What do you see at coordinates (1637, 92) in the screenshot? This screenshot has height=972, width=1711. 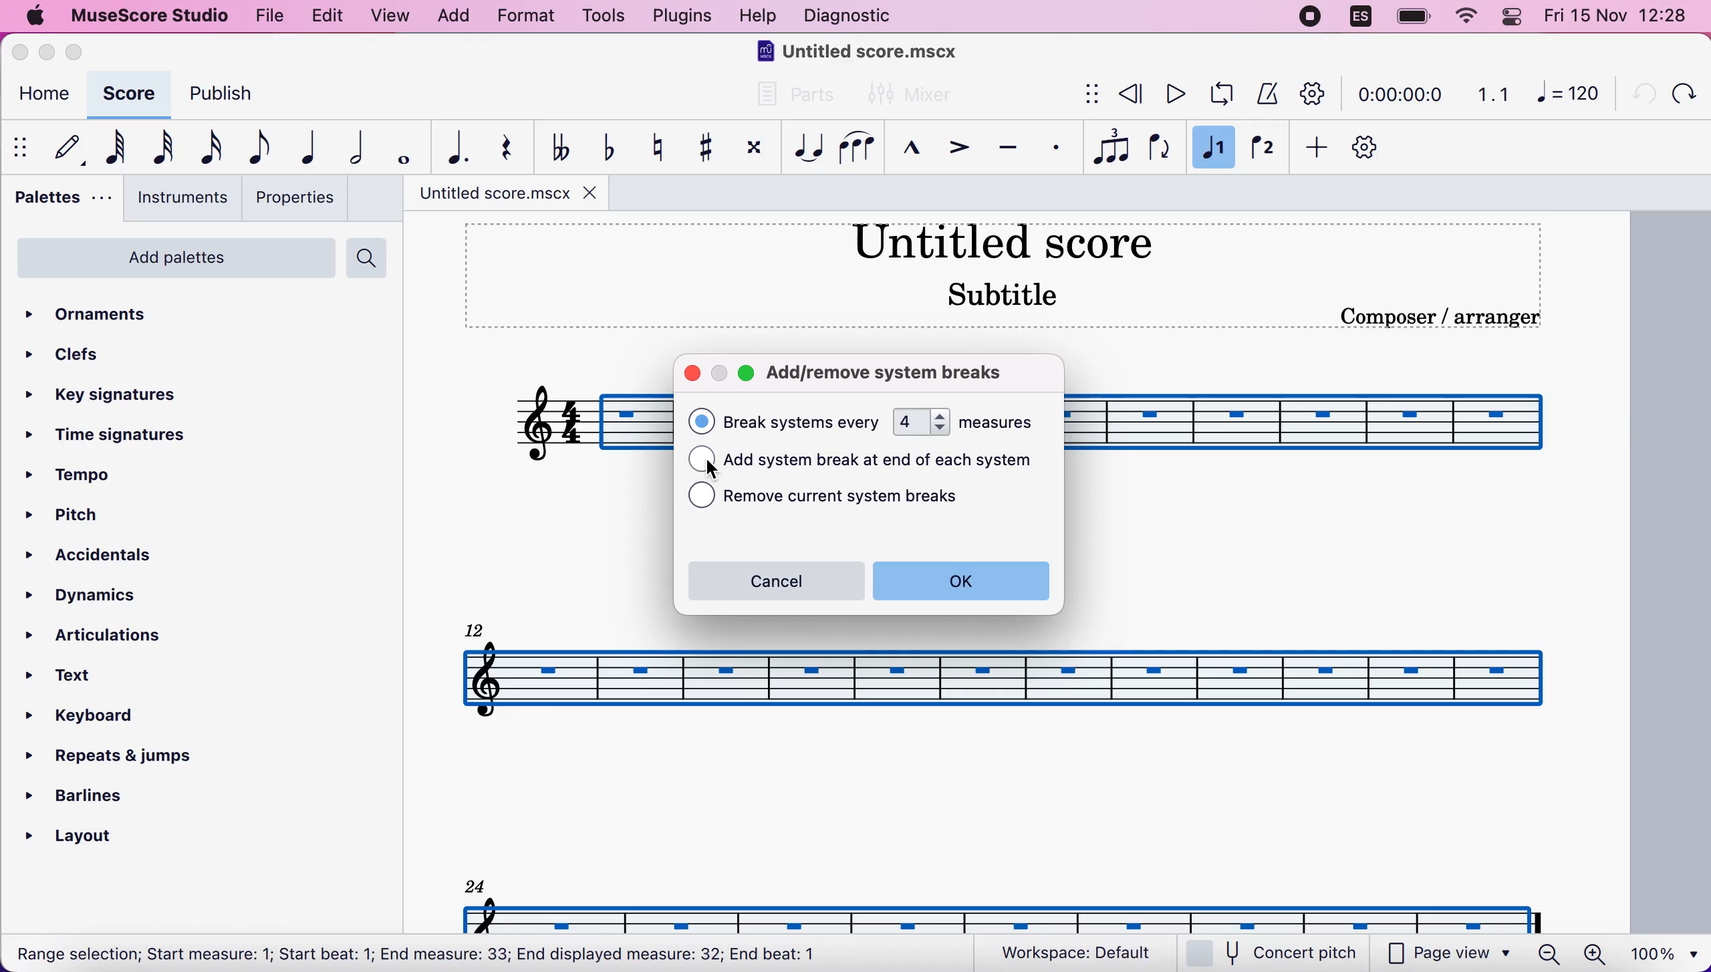 I see `undo` at bounding box center [1637, 92].